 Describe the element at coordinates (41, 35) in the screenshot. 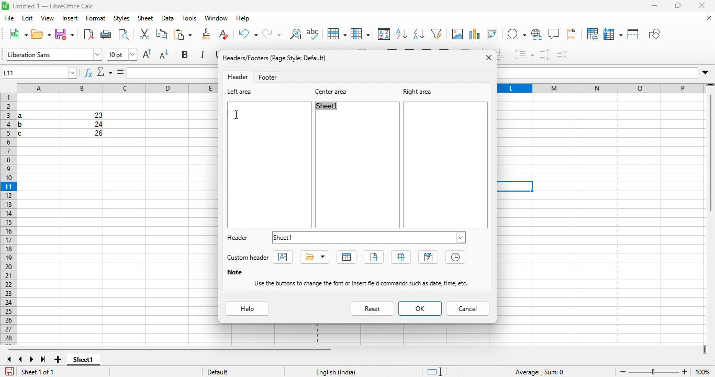

I see `open` at that location.